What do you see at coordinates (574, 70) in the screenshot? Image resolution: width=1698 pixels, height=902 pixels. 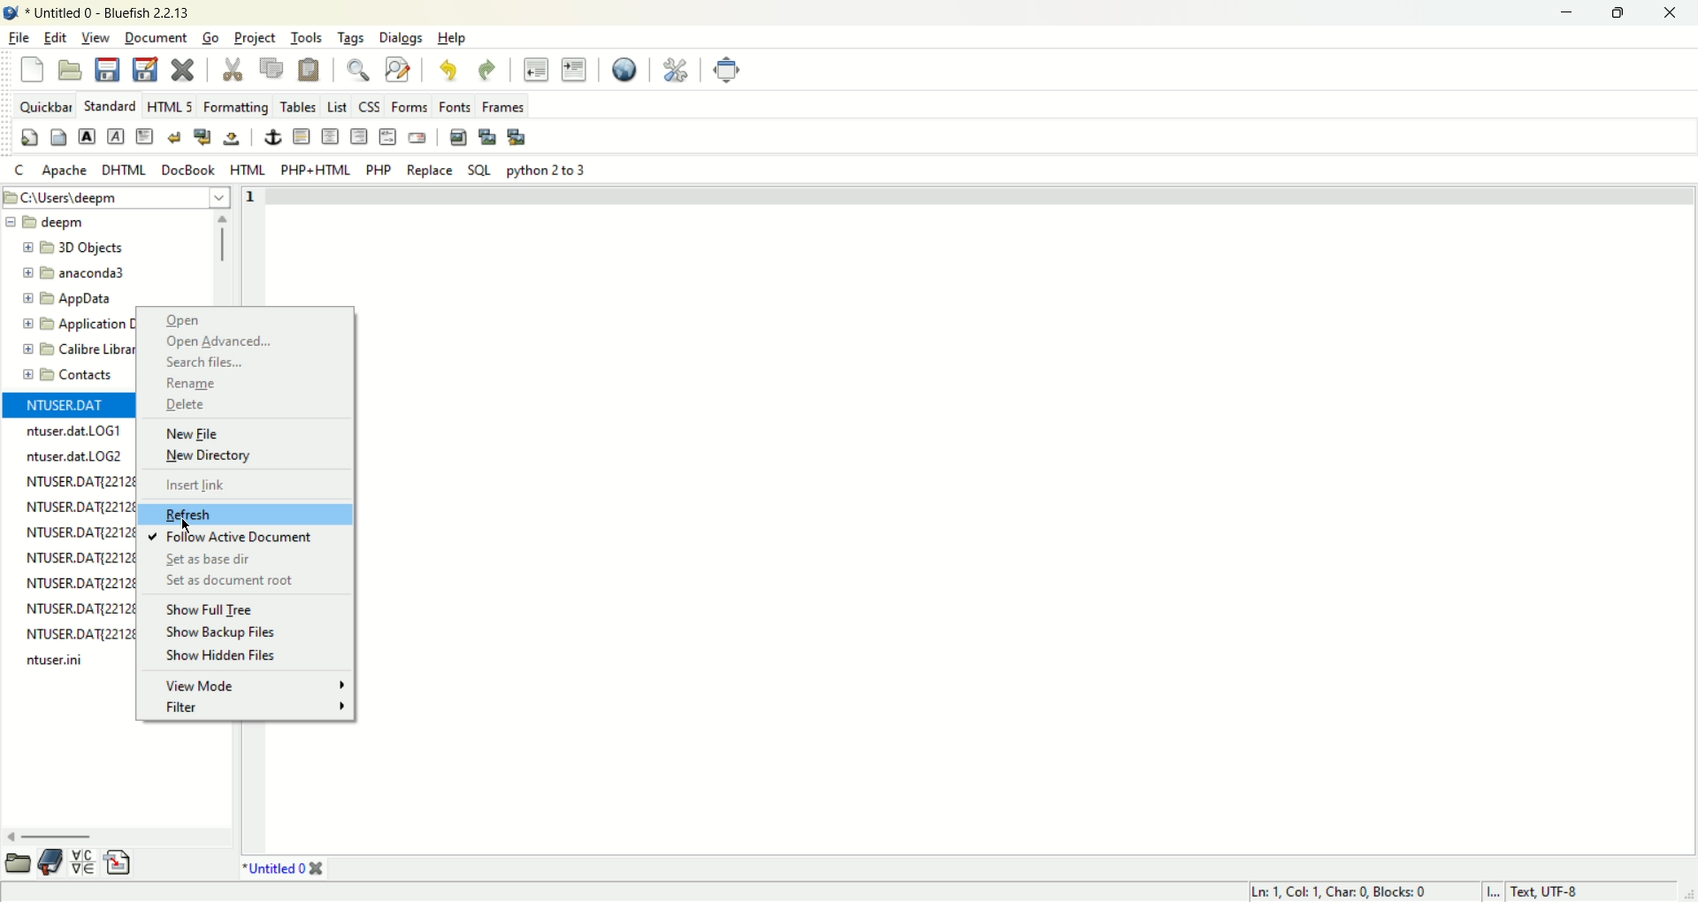 I see `indent` at bounding box center [574, 70].